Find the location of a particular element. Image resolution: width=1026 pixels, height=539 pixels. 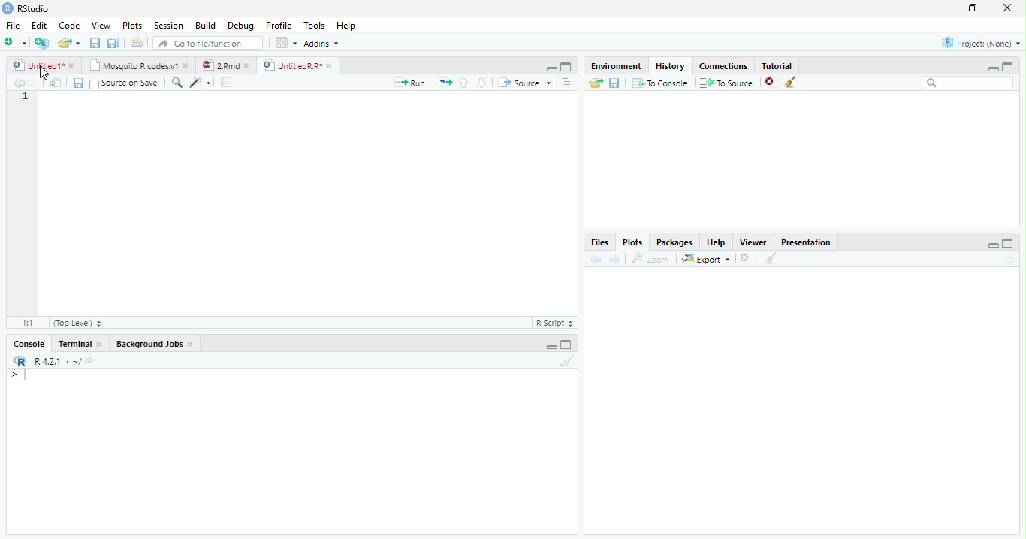

Load Workspace is located at coordinates (596, 83).